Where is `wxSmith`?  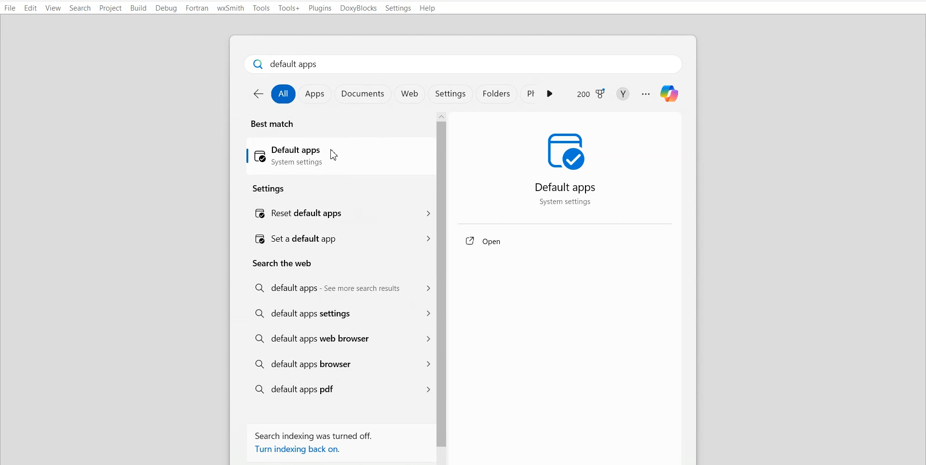 wxSmith is located at coordinates (231, 8).